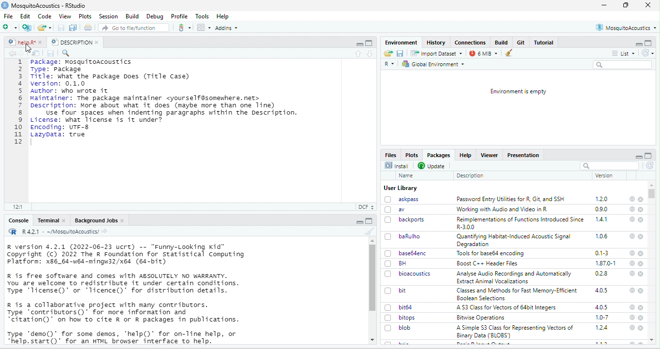 This screenshot has height=349, width=660. Describe the element at coordinates (480, 318) in the screenshot. I see `Bitwise Operations` at that location.